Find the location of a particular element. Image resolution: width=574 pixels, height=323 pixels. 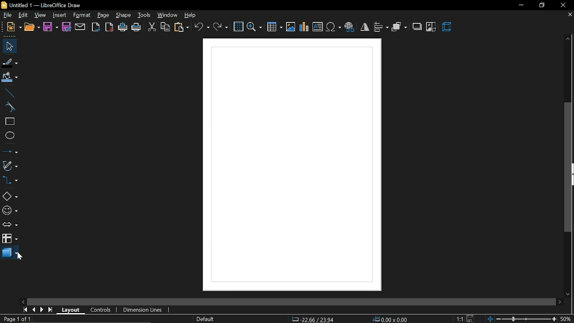

next page  is located at coordinates (43, 309).